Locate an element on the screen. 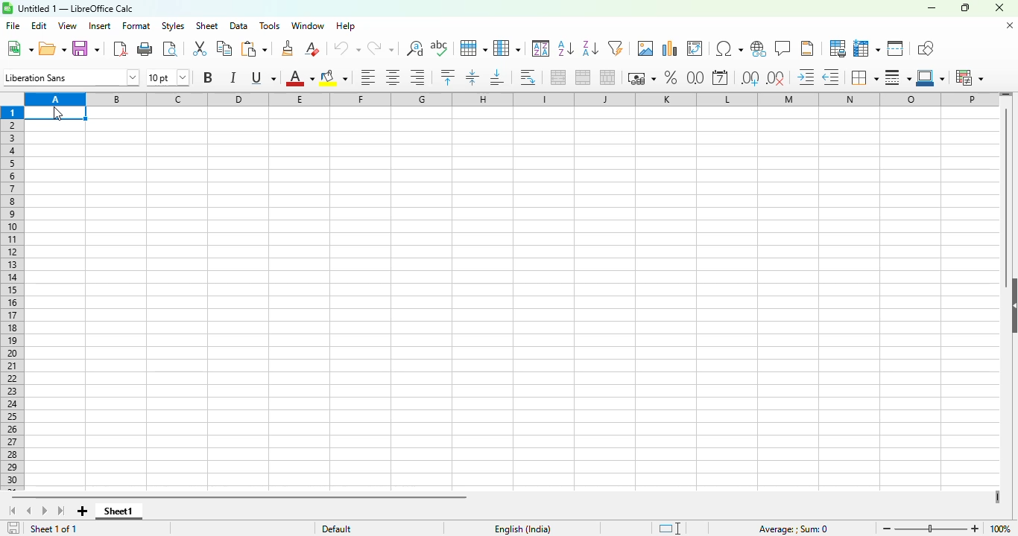  typing =TODAY() is located at coordinates (37, 112).